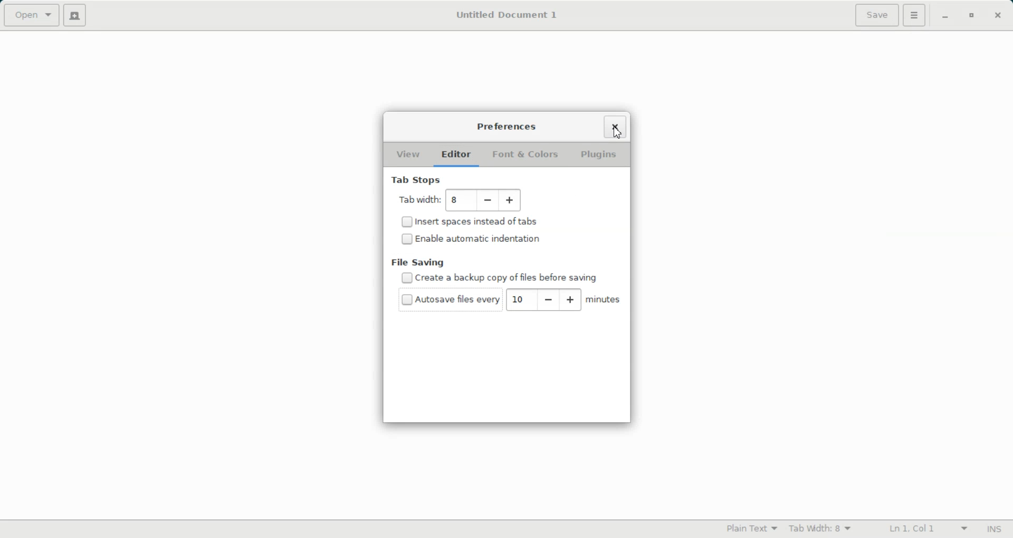 This screenshot has height=538, width=1013. Describe the element at coordinates (570, 300) in the screenshot. I see `Increase` at that location.